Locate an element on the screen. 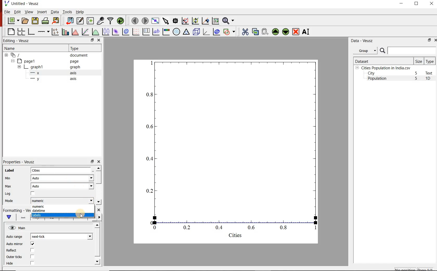 The image size is (437, 271). Reflect is located at coordinates (13, 250).